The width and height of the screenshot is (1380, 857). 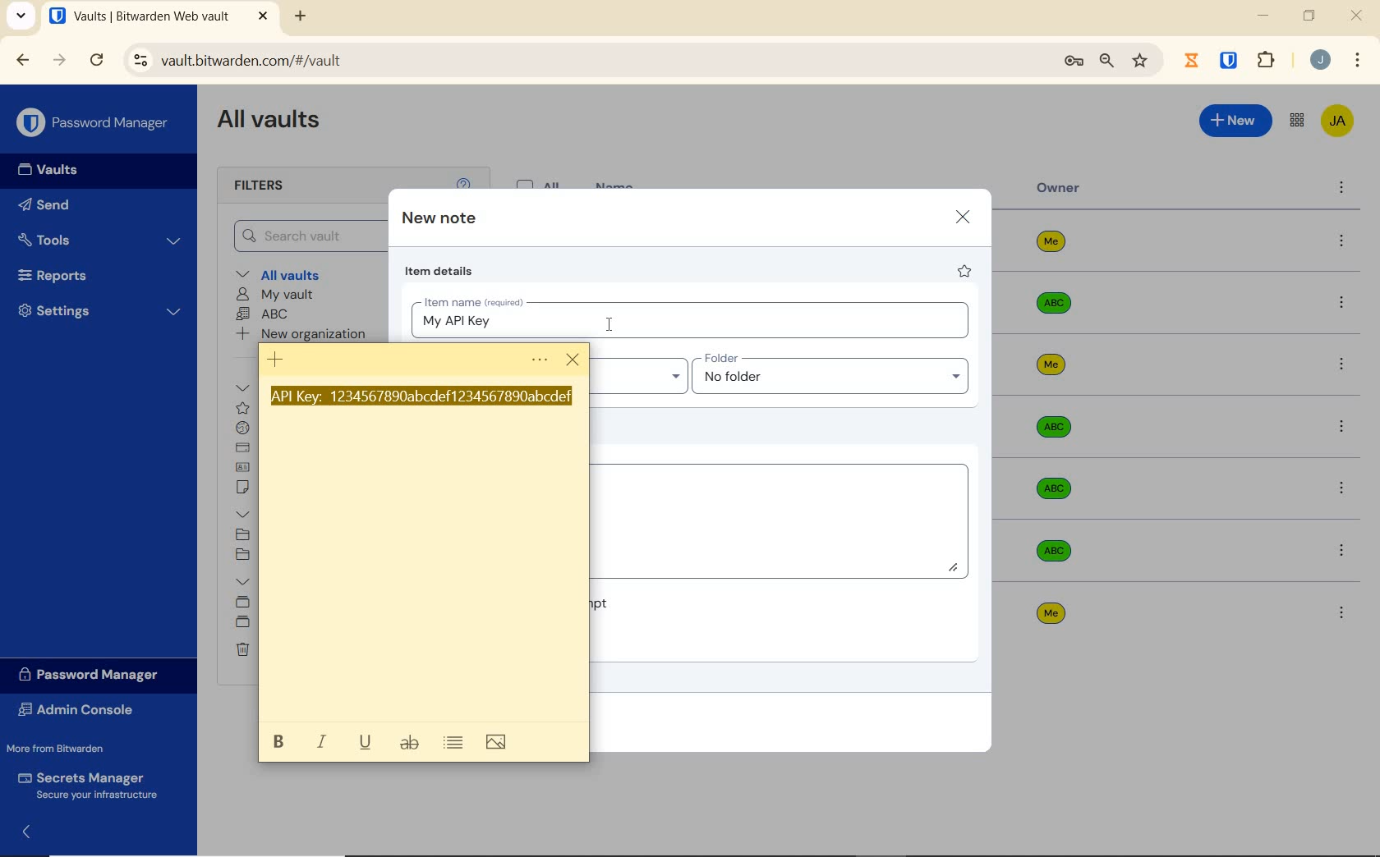 What do you see at coordinates (1309, 18) in the screenshot?
I see `RESTORE` at bounding box center [1309, 18].